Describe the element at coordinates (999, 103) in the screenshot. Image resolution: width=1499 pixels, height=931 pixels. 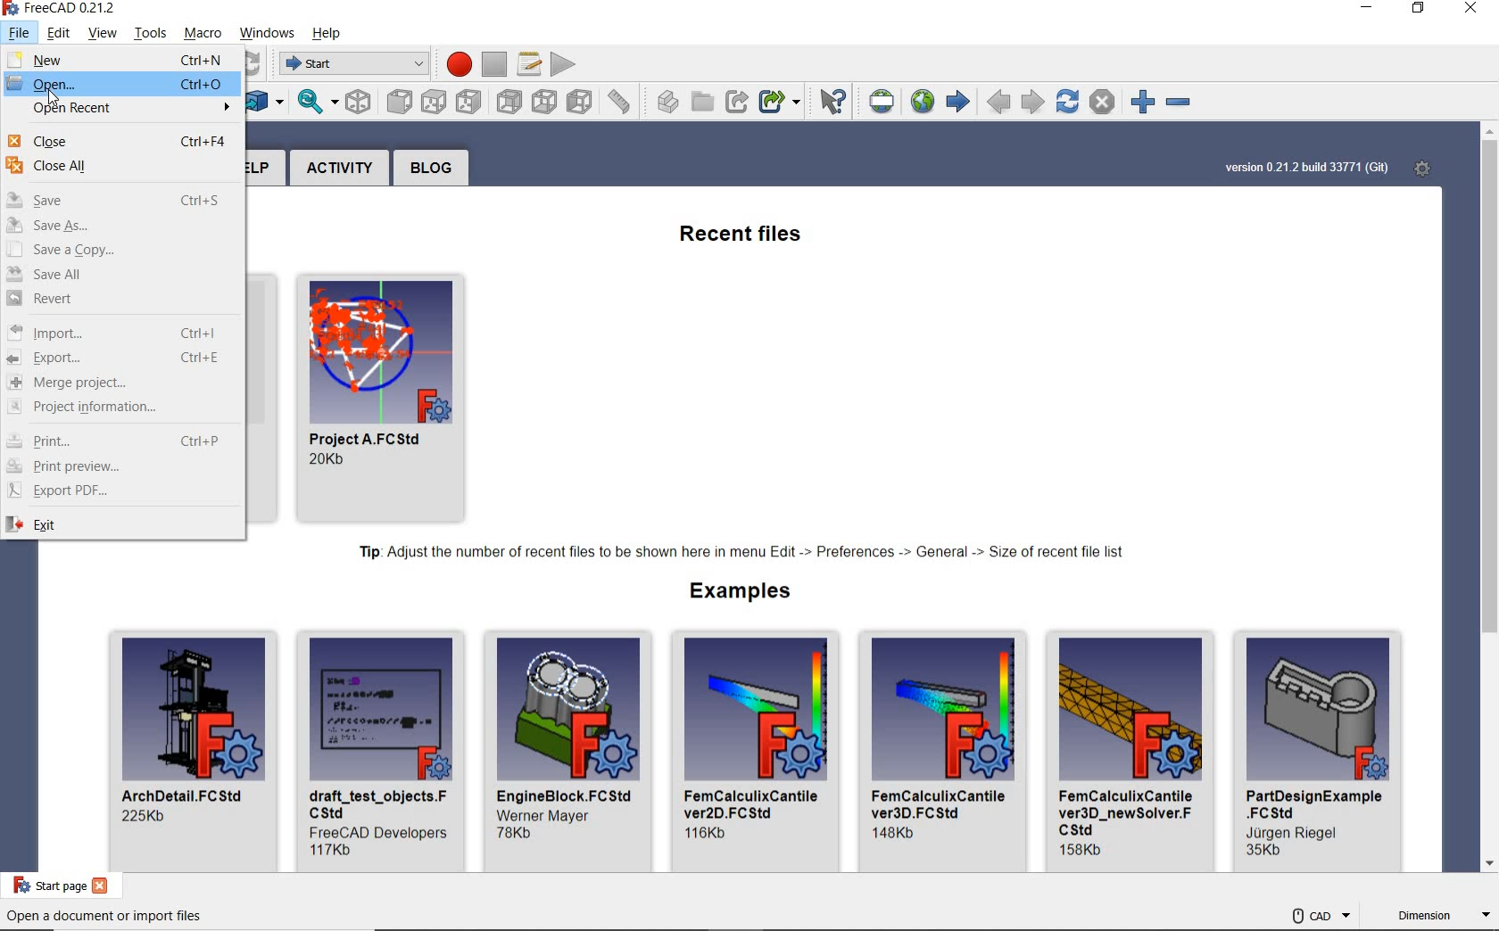
I see `PREVIOUS PAGE` at that location.